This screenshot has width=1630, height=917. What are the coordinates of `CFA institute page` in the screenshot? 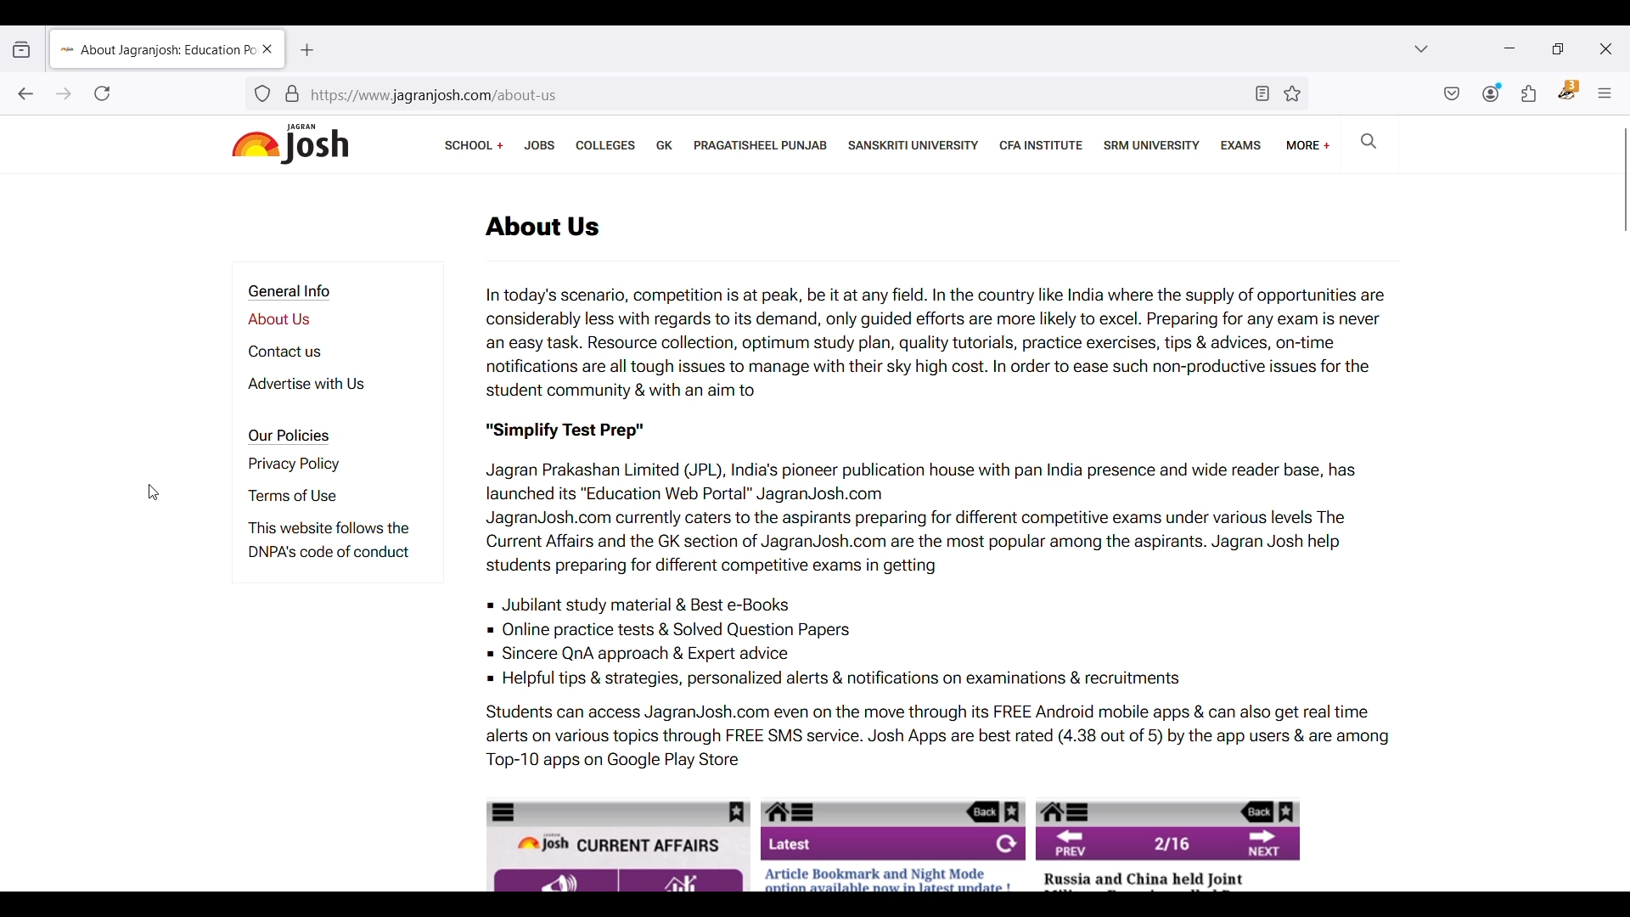 It's located at (1043, 144).